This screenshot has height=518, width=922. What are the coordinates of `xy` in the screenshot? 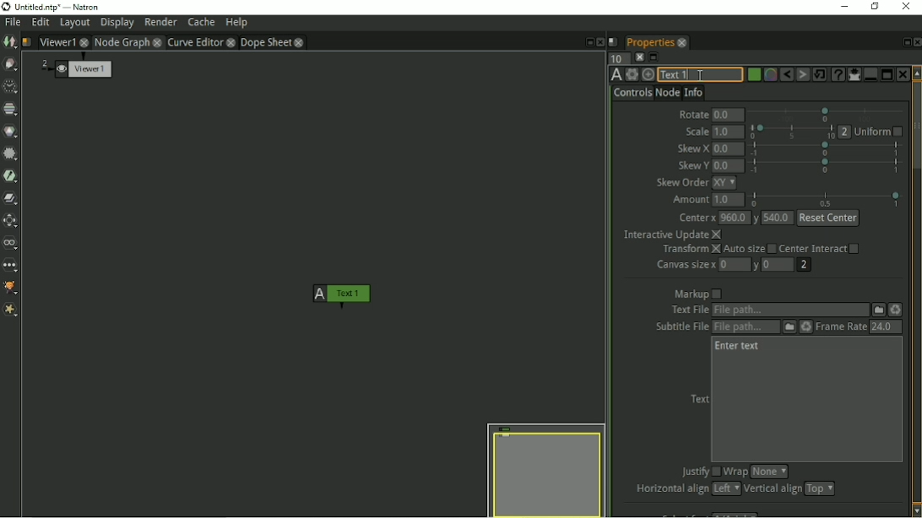 It's located at (724, 182).